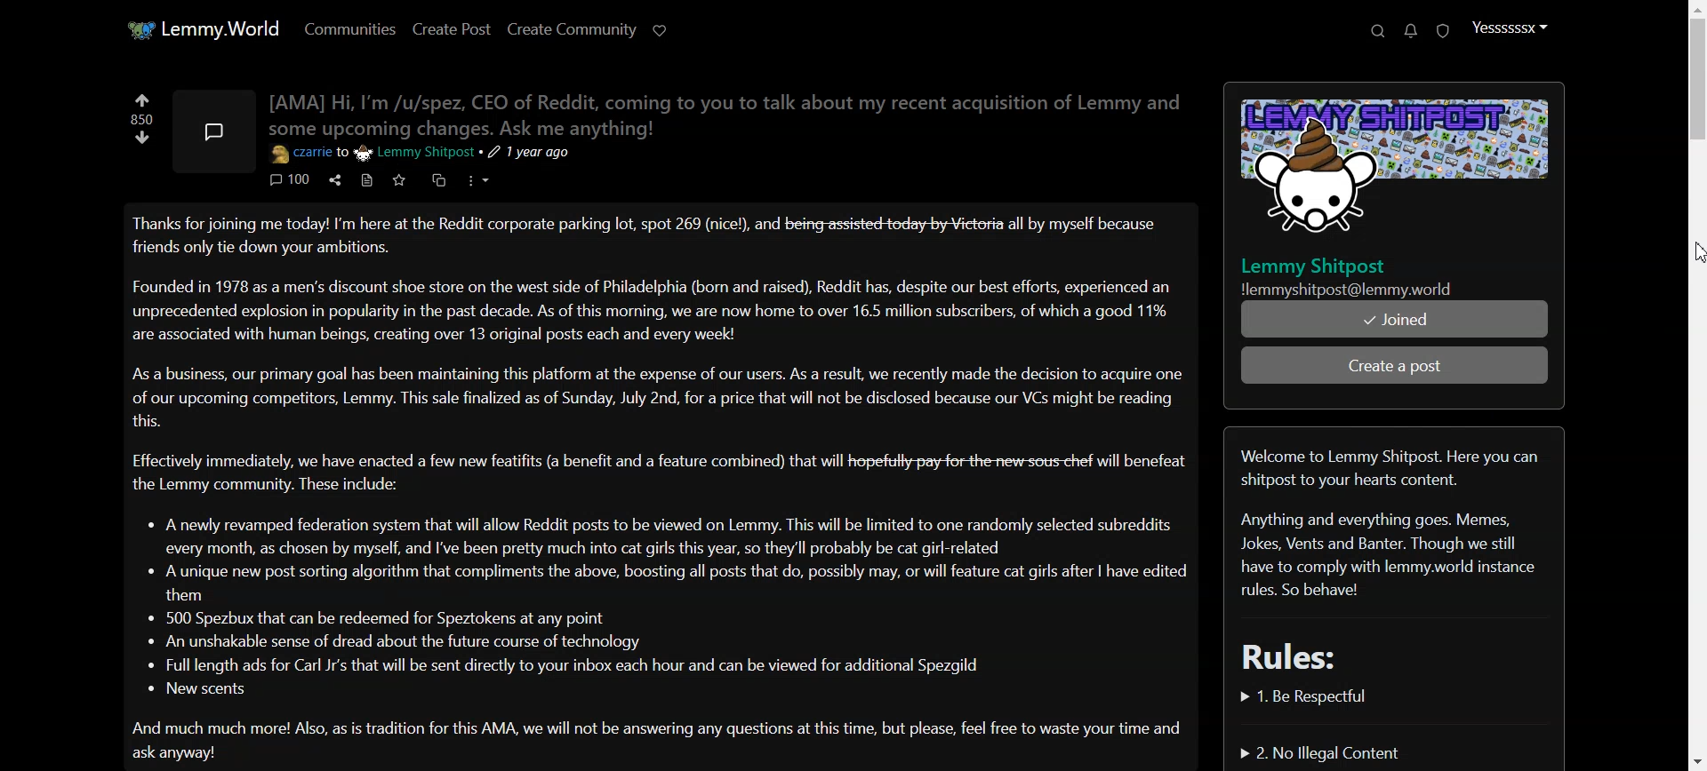 The image size is (1707, 771). Describe the element at coordinates (663, 483) in the screenshot. I see `Text` at that location.